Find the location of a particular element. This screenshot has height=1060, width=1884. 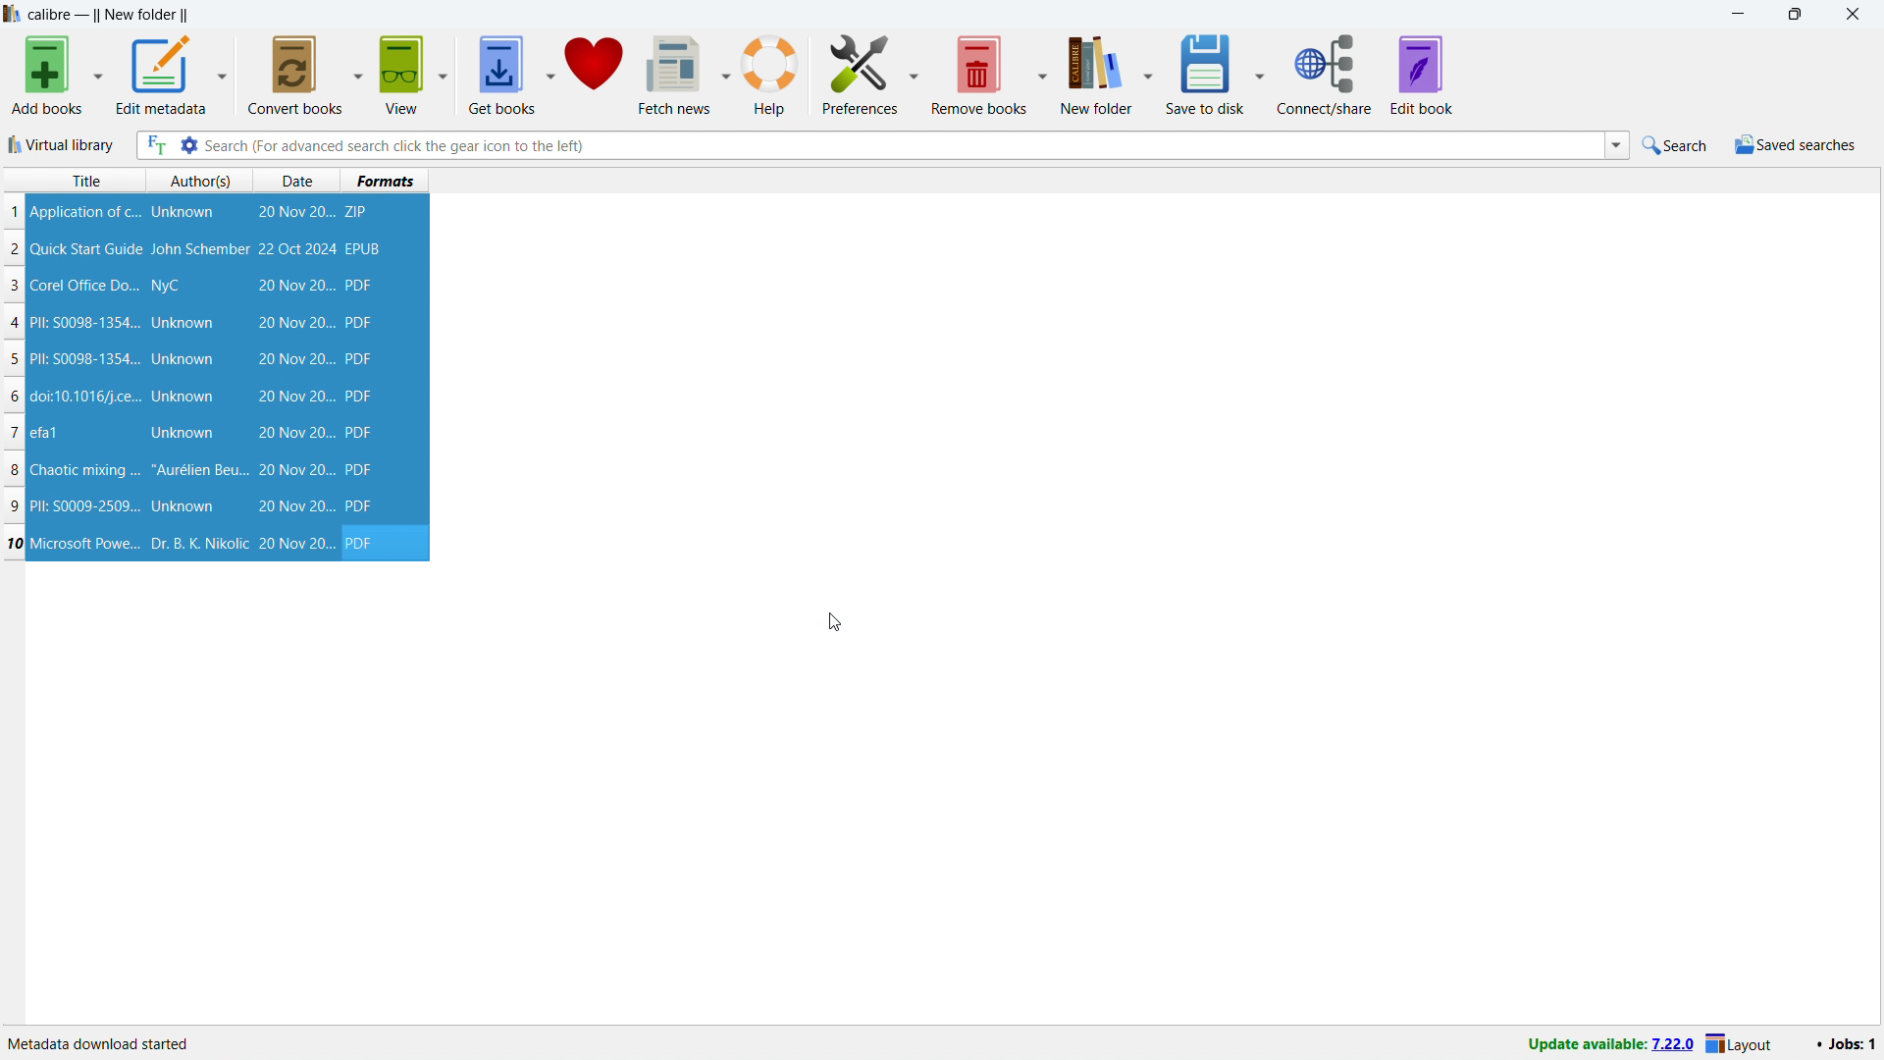

close is located at coordinates (1852, 14).